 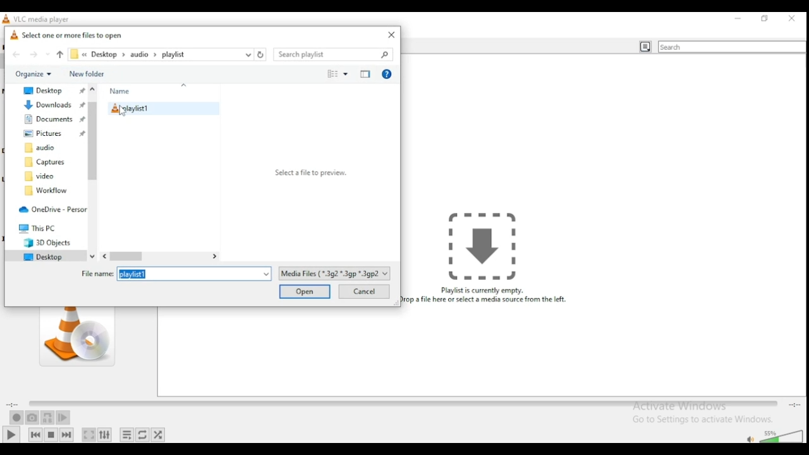 I want to click on select one or more files to open, so click(x=85, y=36).